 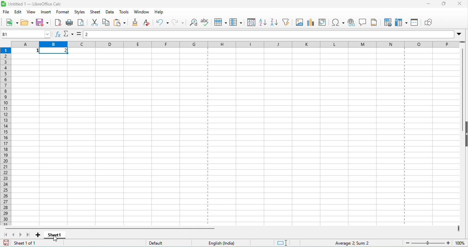 I want to click on help, so click(x=160, y=13).